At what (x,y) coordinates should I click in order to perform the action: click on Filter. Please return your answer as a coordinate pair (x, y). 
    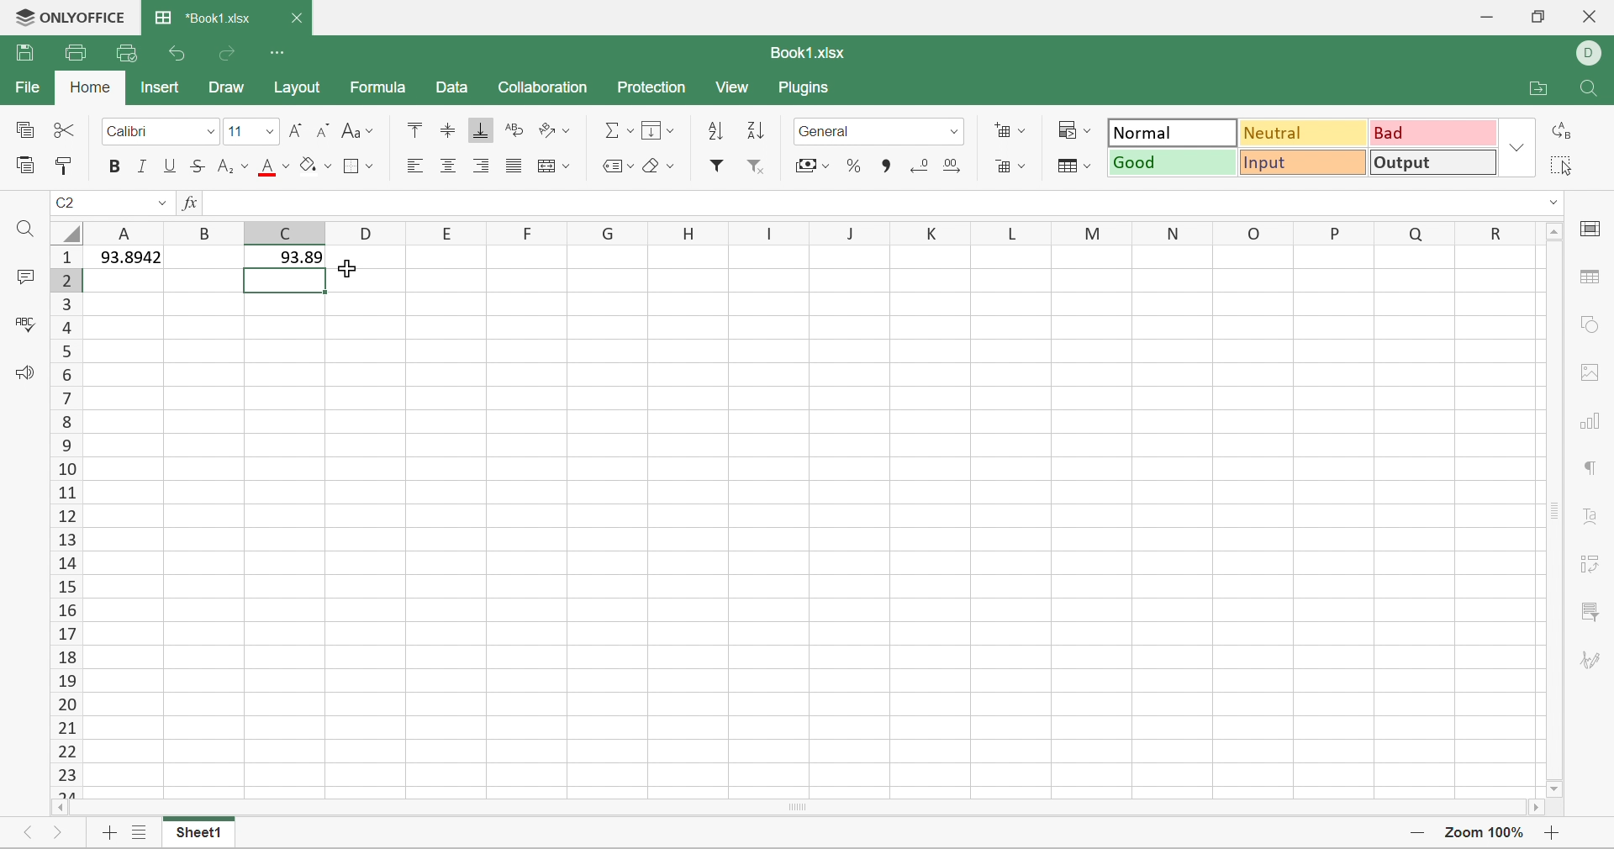
    Looking at the image, I should click on (721, 166).